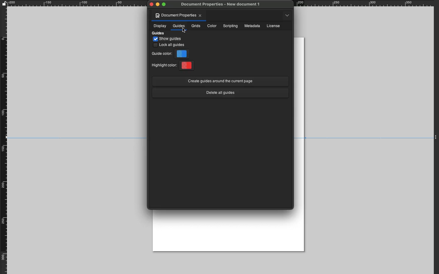 This screenshot has width=439, height=274. What do you see at coordinates (151, 4) in the screenshot?
I see `Close` at bounding box center [151, 4].